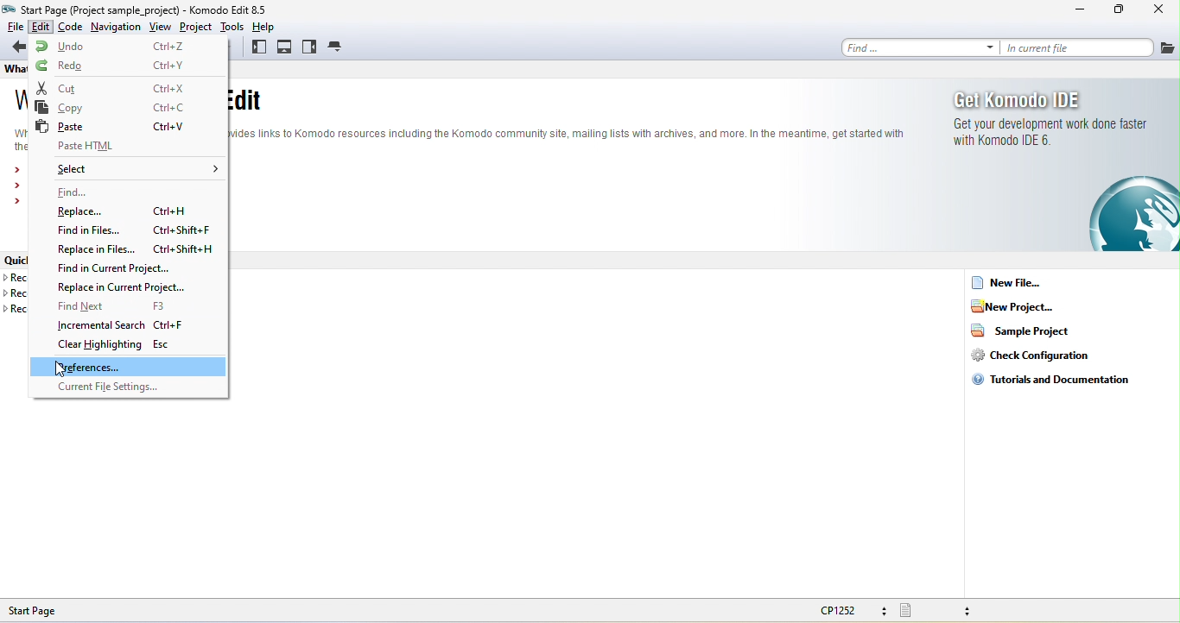 This screenshot has height=623, width=1180. Describe the element at coordinates (259, 48) in the screenshot. I see `left pane` at that location.